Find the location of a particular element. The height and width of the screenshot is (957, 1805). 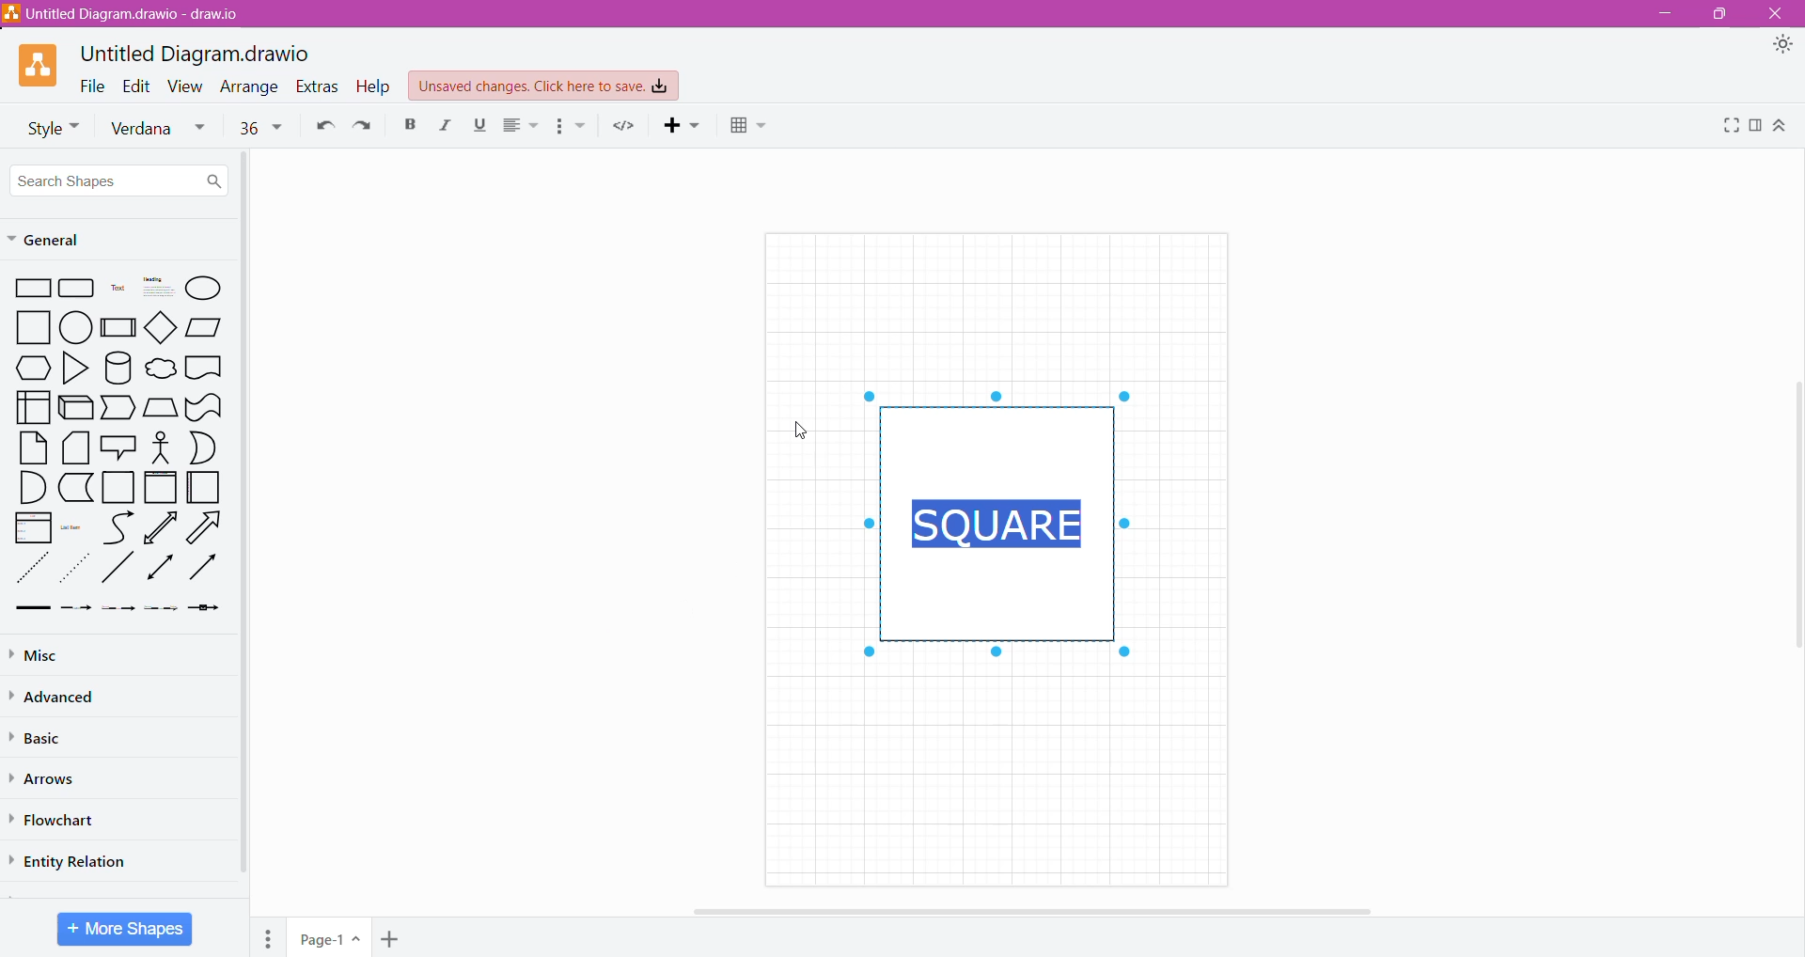

Right Diagonal Arrow  is located at coordinates (206, 528).